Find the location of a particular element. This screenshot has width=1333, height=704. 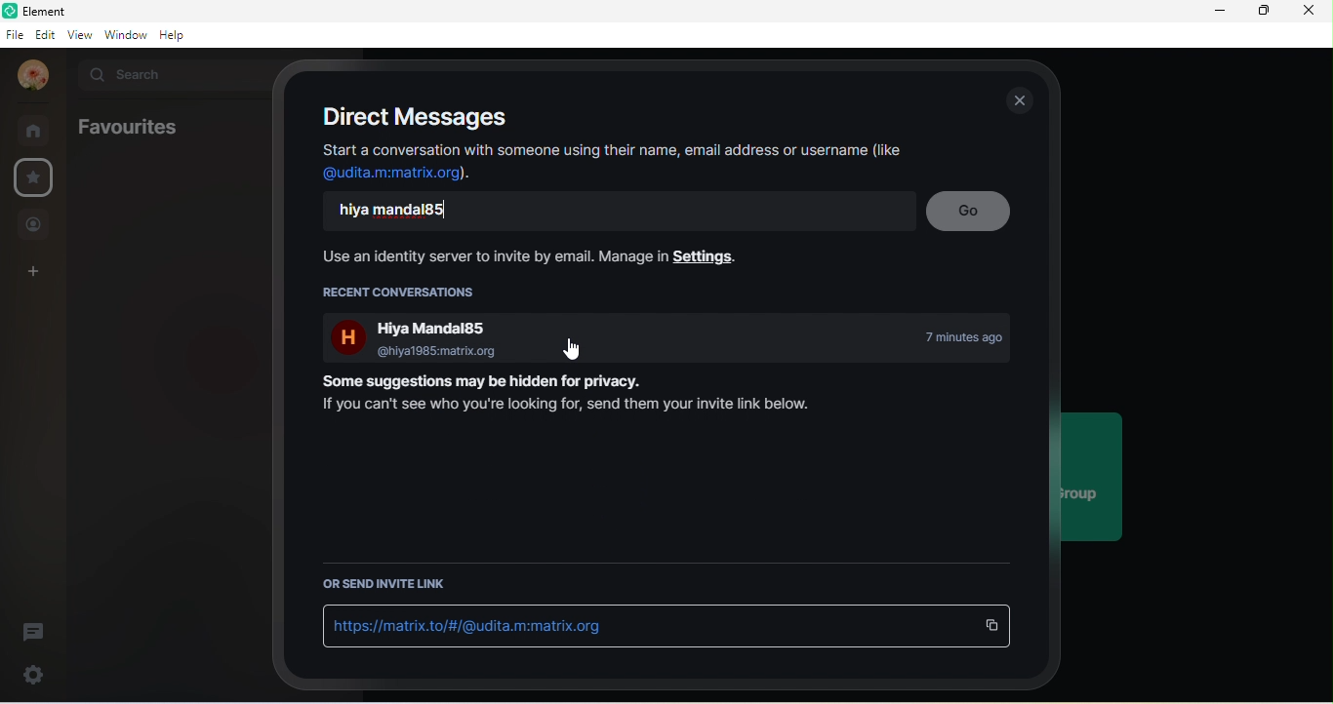

profile photo is located at coordinates (34, 76).